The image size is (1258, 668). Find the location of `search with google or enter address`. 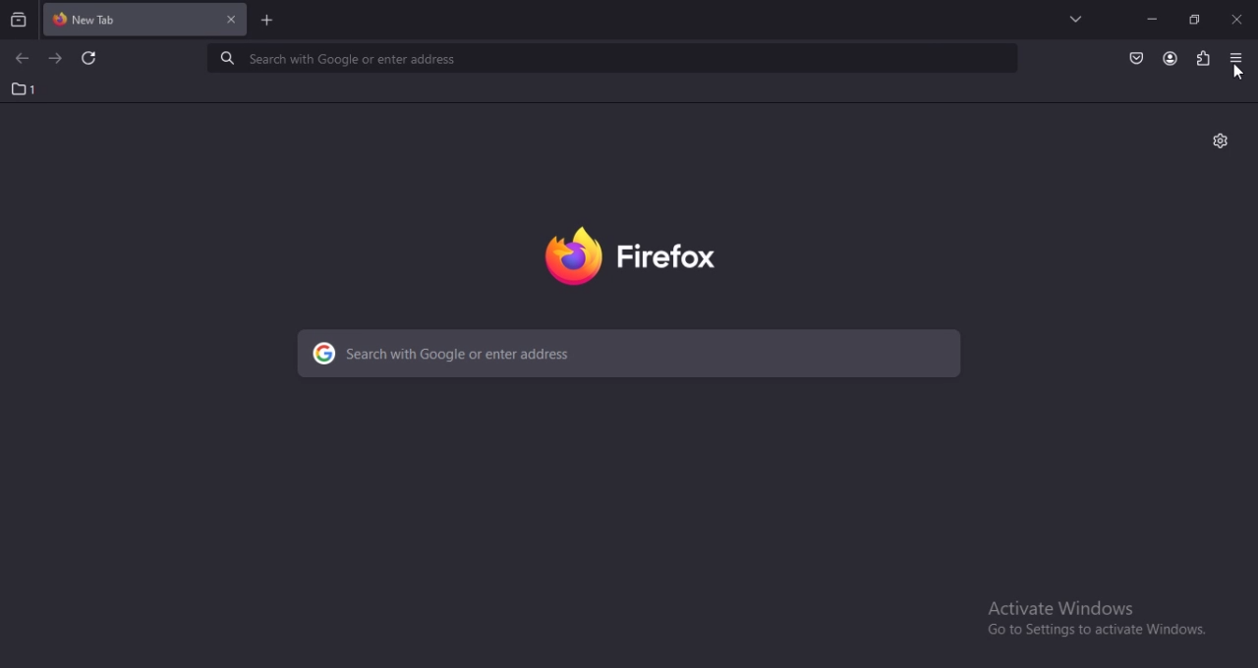

search with google or enter address is located at coordinates (612, 58).